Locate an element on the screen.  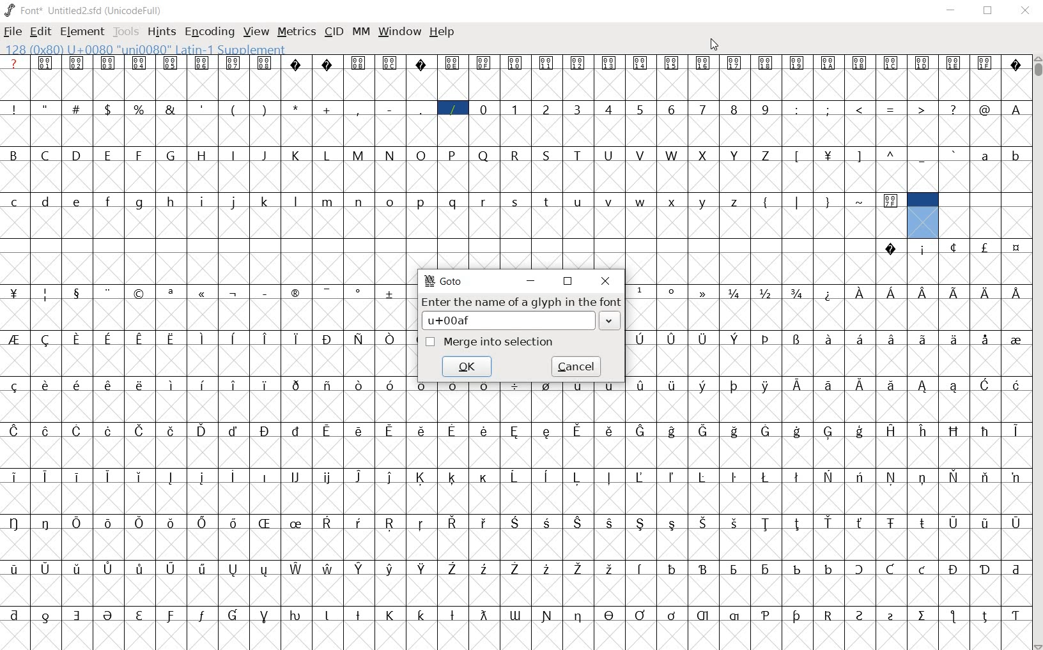
_ is located at coordinates (422, 109).